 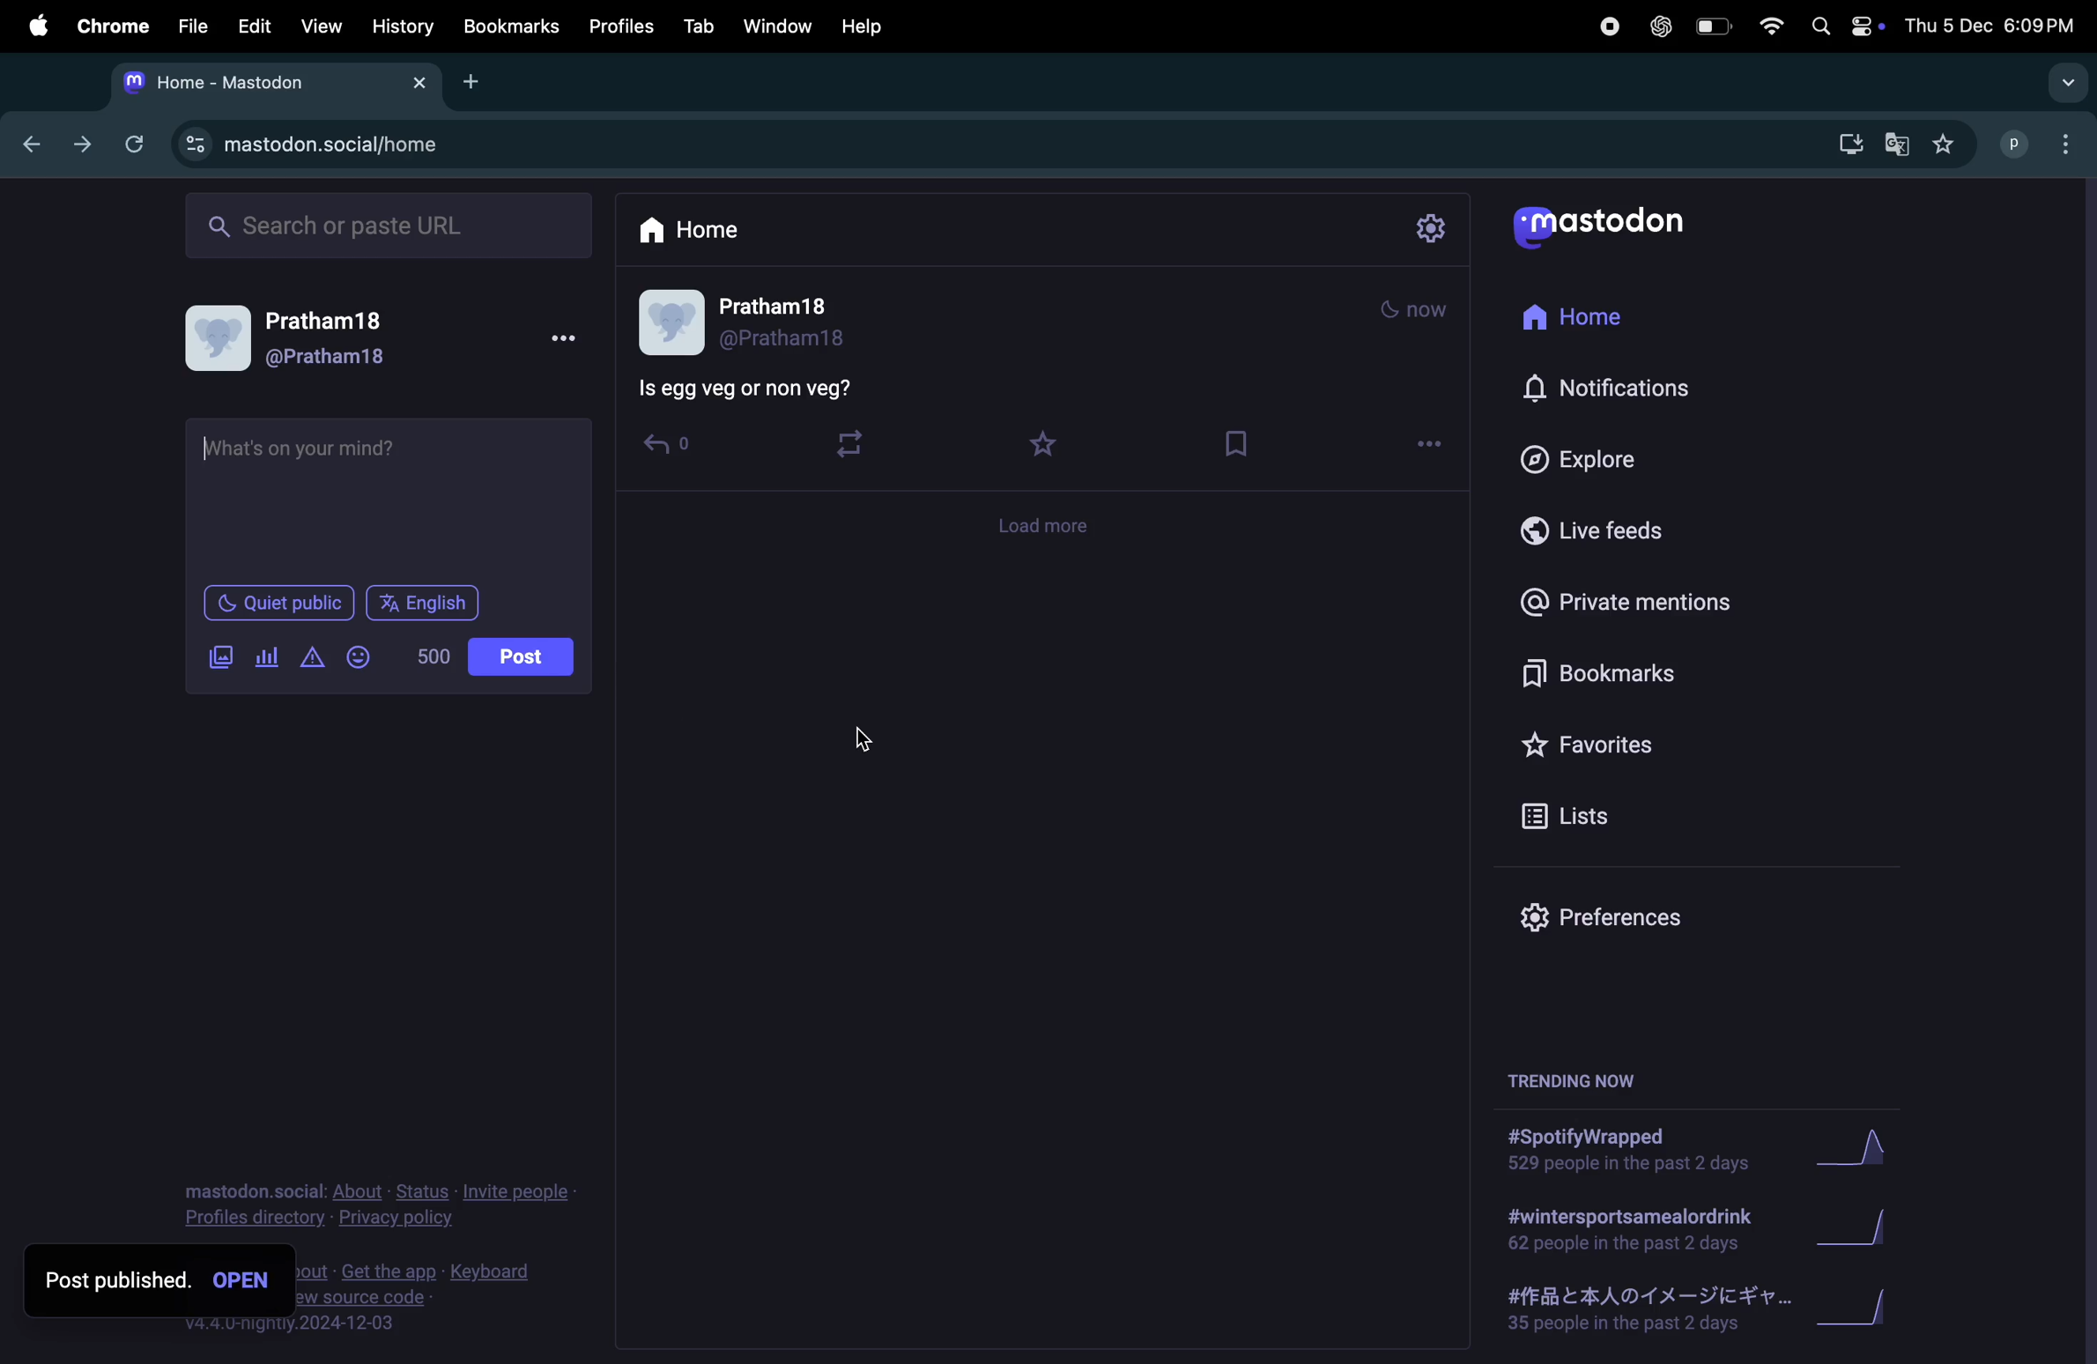 I want to click on home, so click(x=691, y=227).